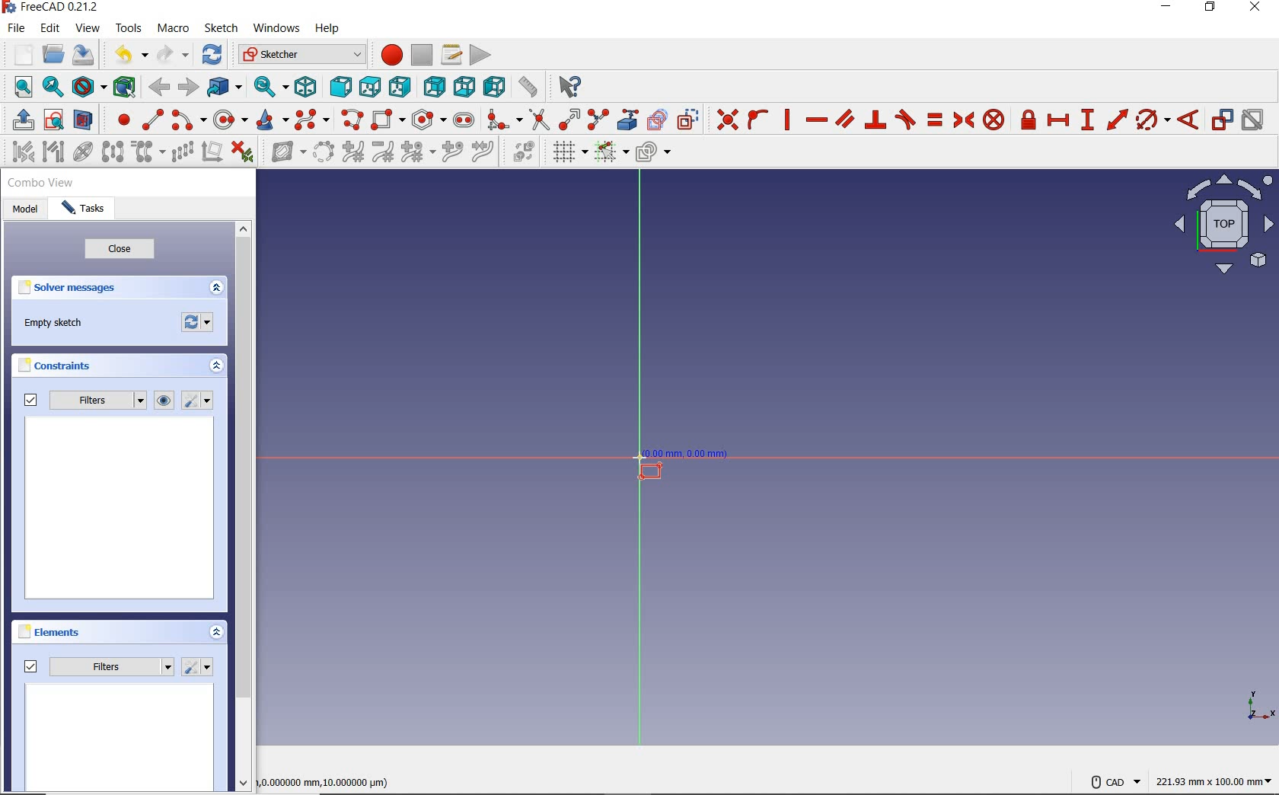 Image resolution: width=1279 pixels, height=795 pixels. I want to click on view section, so click(84, 120).